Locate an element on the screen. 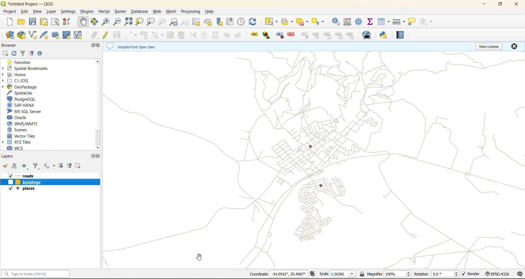 Image resolution: width=525 pixels, height=279 pixels. new shapefile is located at coordinates (34, 34).